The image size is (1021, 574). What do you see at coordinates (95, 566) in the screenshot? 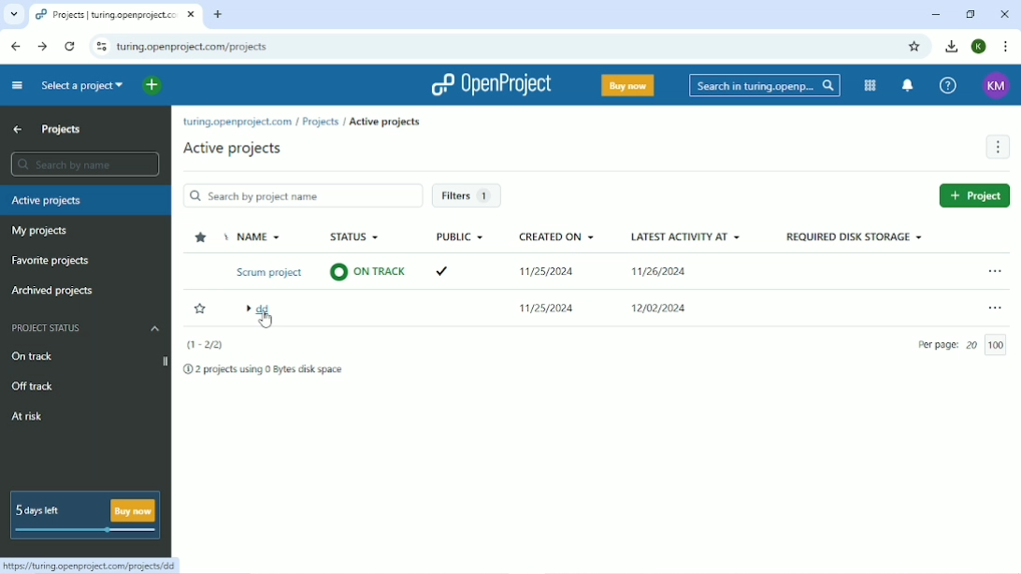
I see `Link` at bounding box center [95, 566].